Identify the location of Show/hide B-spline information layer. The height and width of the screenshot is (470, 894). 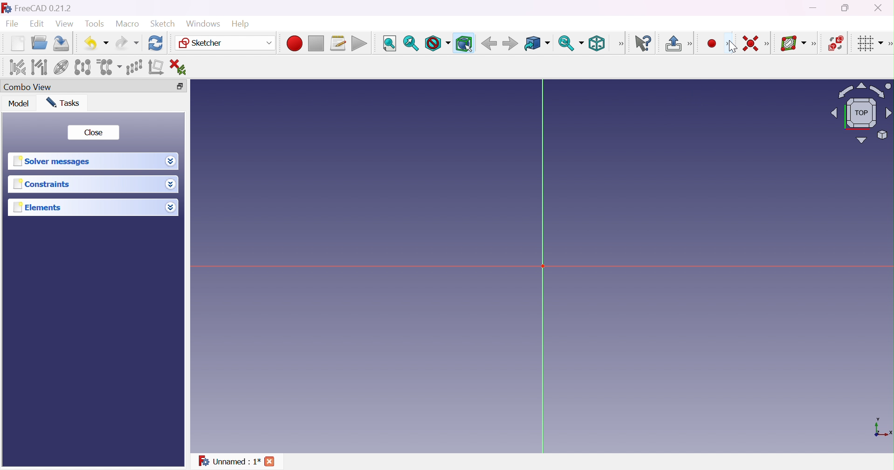
(794, 43).